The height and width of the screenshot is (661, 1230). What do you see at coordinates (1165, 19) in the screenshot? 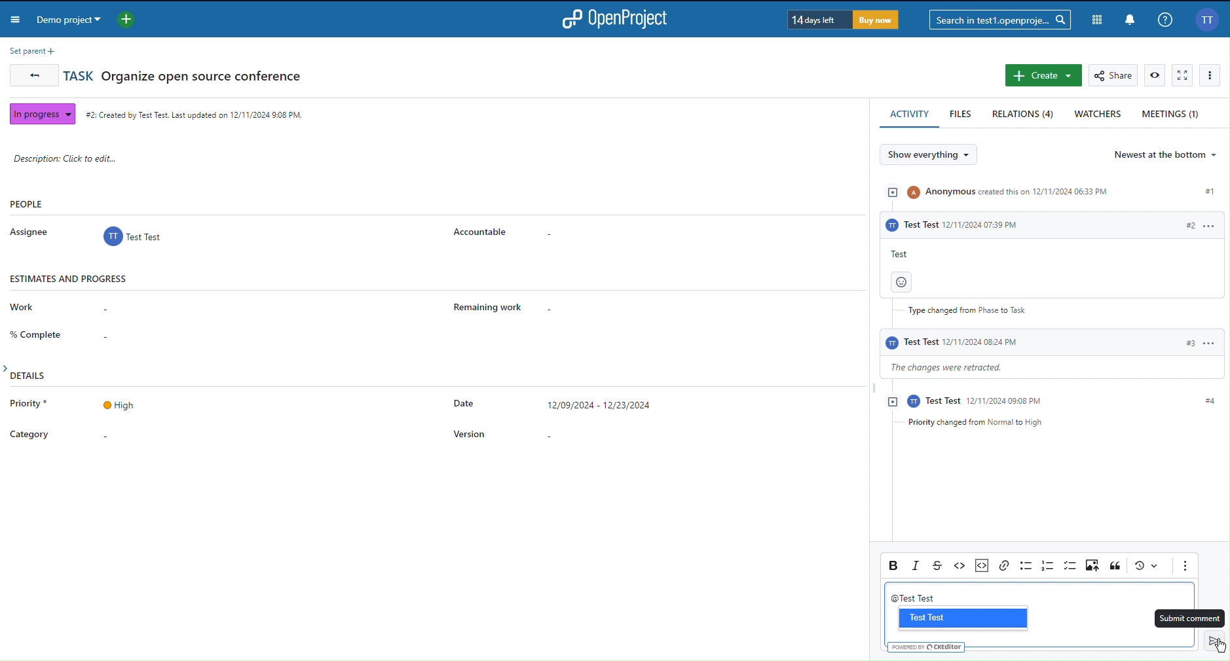
I see `Info` at bounding box center [1165, 19].